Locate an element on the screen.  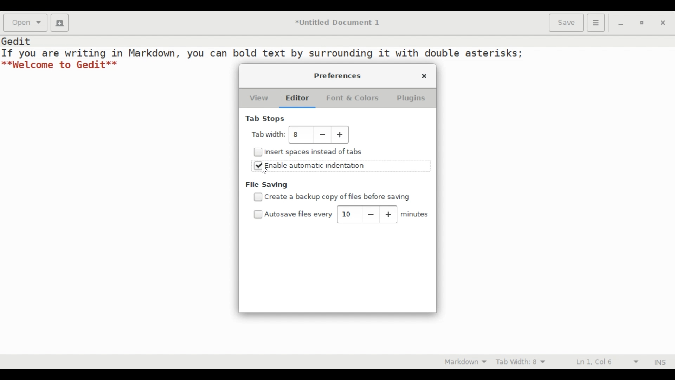
Tab Stops is located at coordinates (268, 118).